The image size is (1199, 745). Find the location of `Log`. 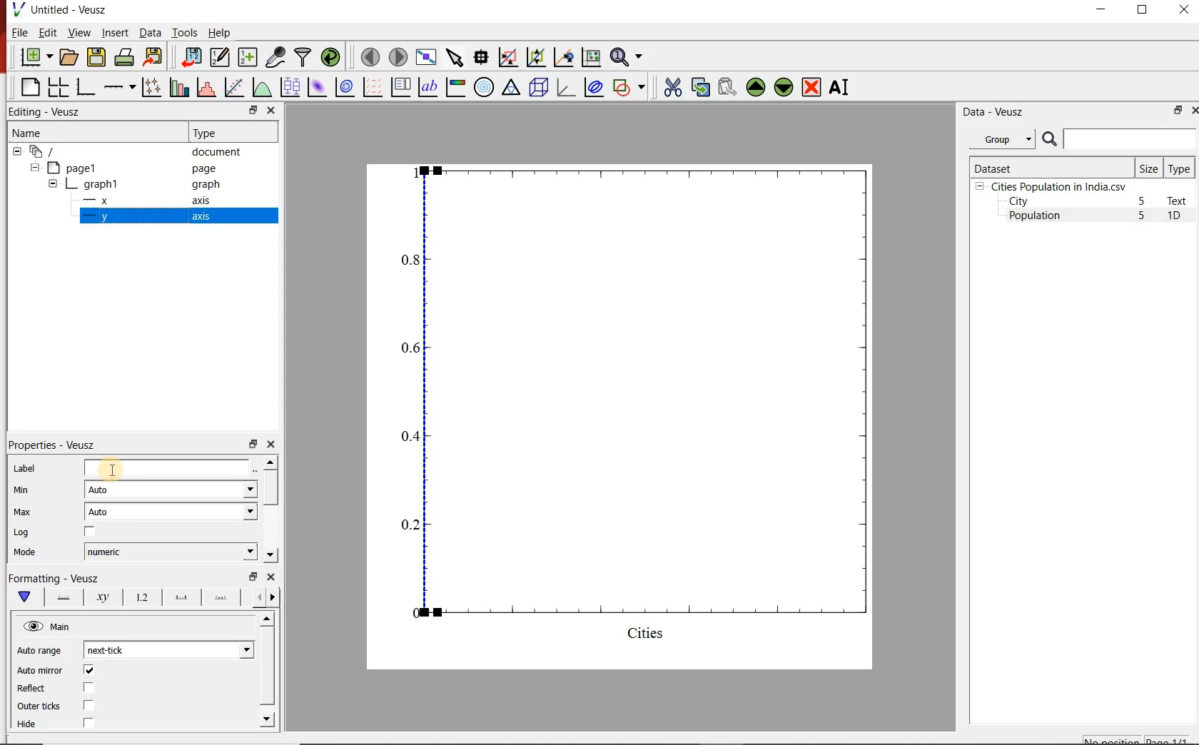

Log is located at coordinates (23, 533).